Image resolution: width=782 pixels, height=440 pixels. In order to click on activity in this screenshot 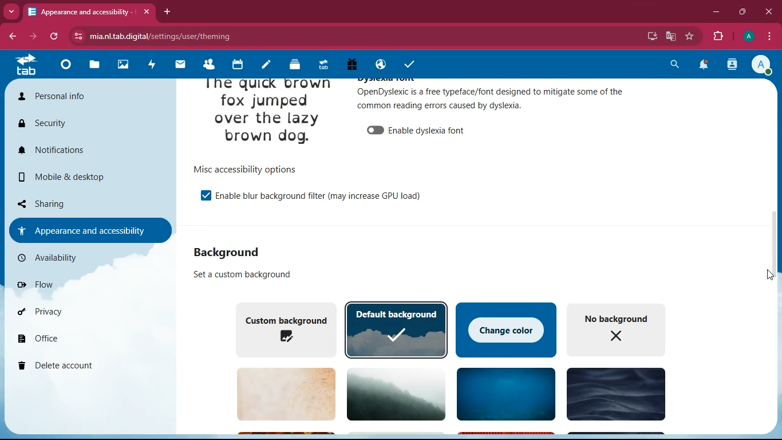, I will do `click(733, 65)`.